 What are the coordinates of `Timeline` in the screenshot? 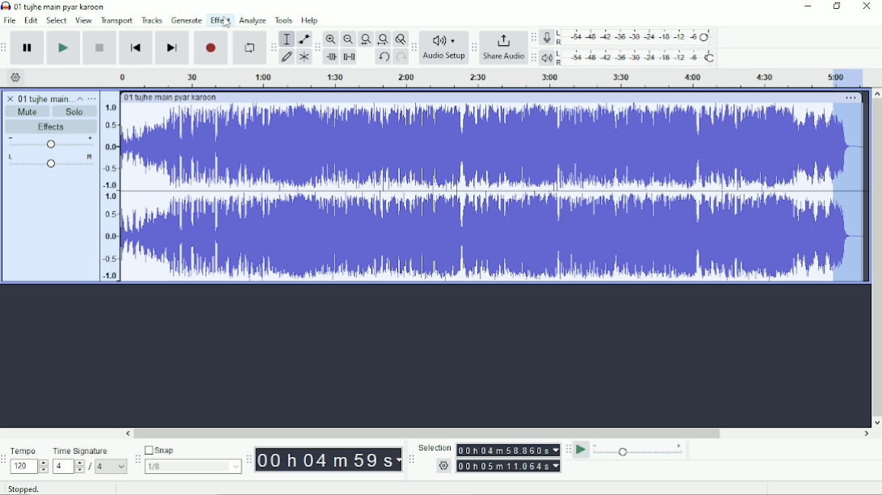 It's located at (497, 77).